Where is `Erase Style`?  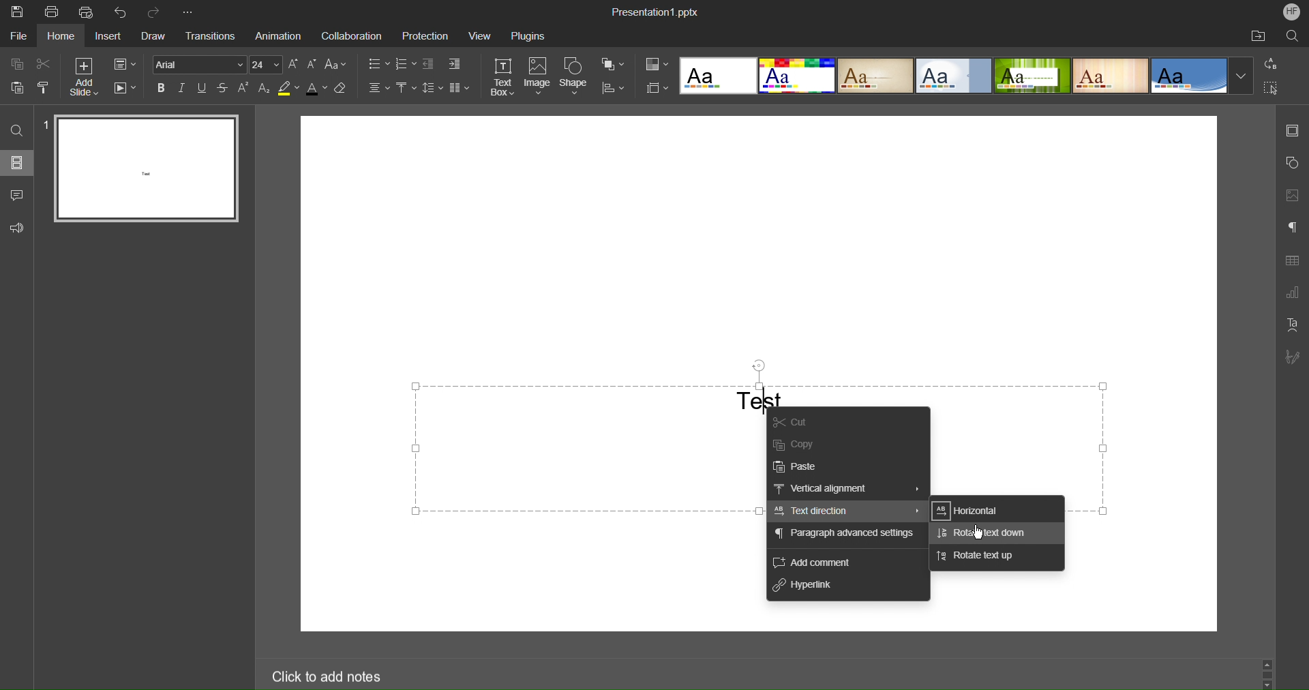
Erase Style is located at coordinates (342, 88).